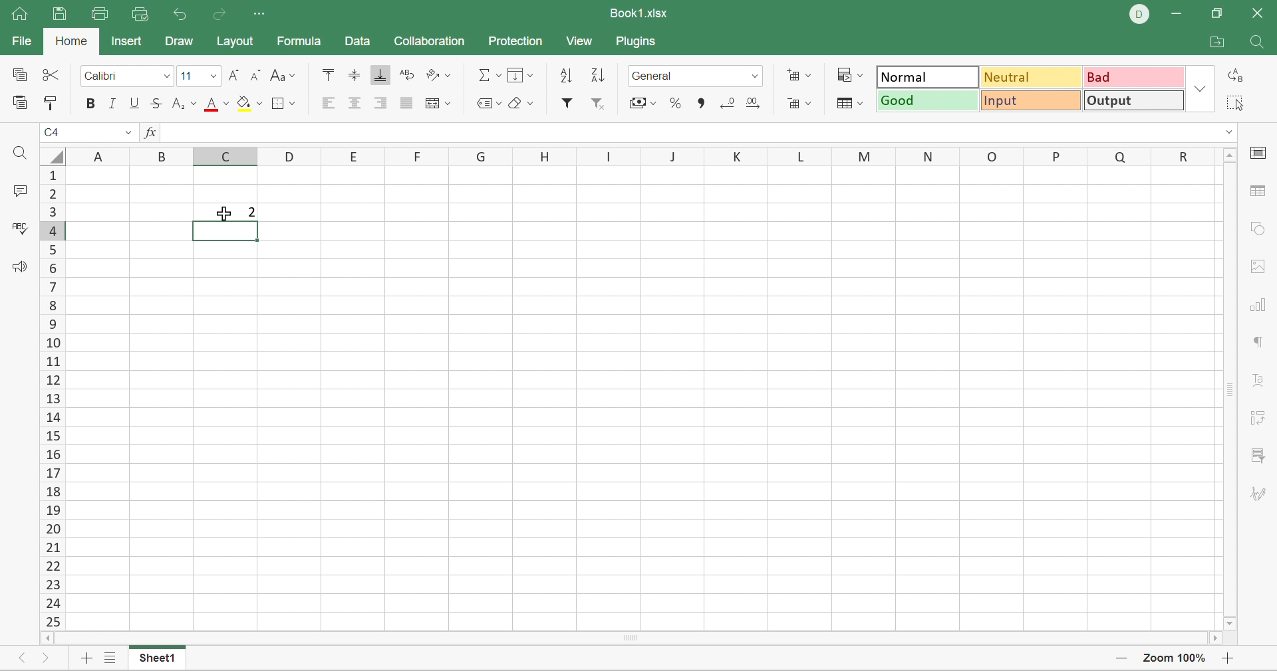 This screenshot has width=1277, height=671. Describe the element at coordinates (1226, 131) in the screenshot. I see `Drop Down` at that location.